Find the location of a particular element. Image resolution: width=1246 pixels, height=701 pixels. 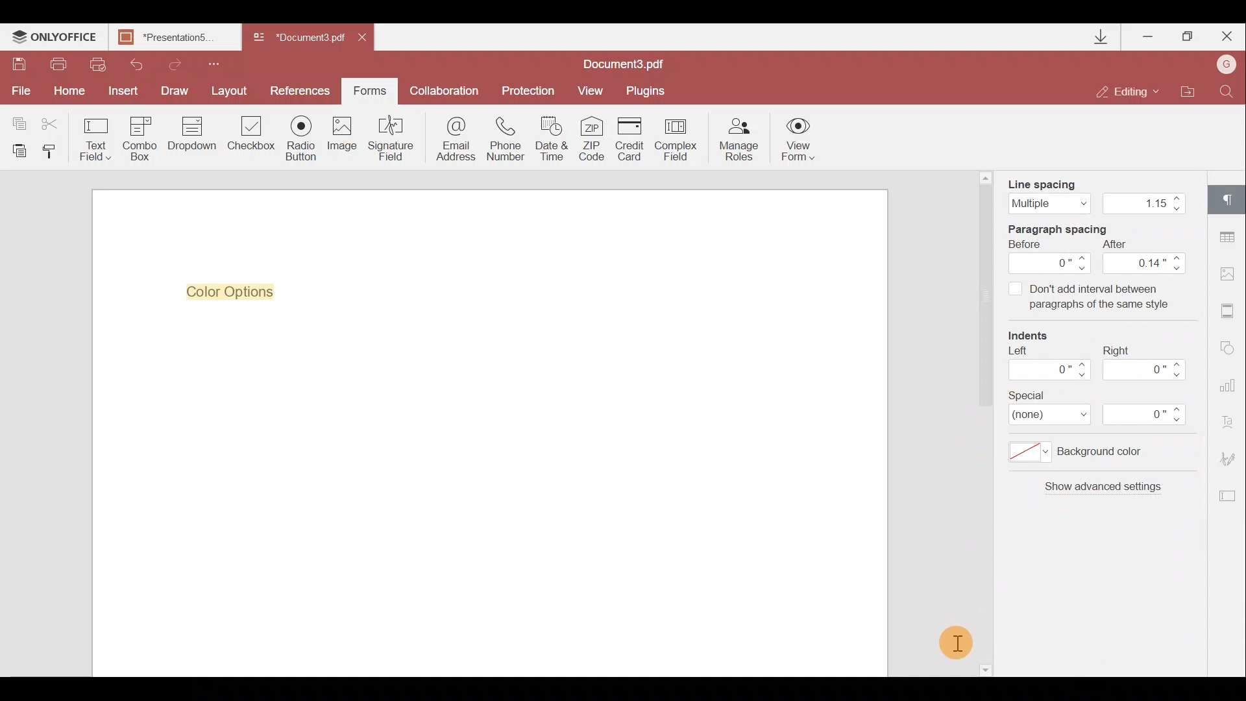

Left indents is located at coordinates (1051, 350).